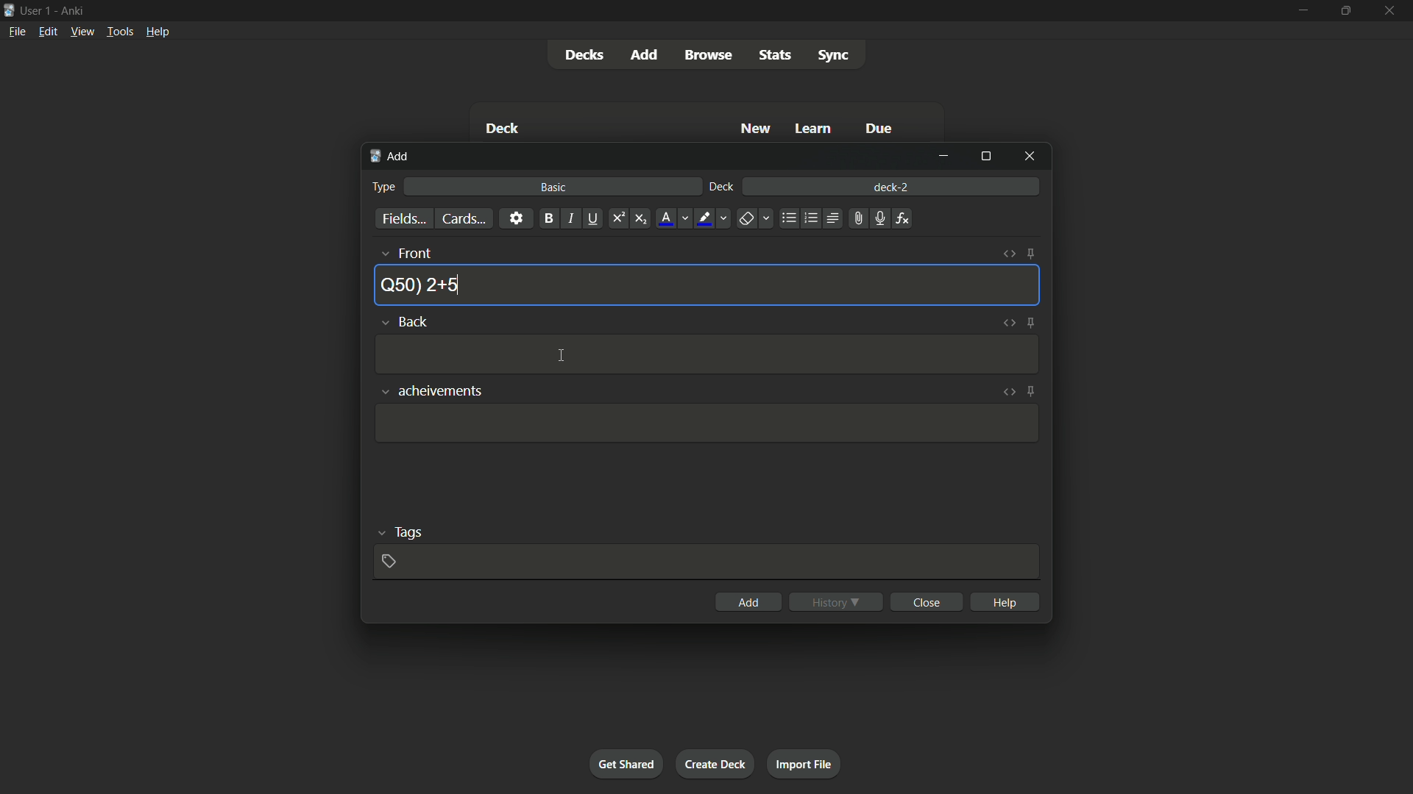  Describe the element at coordinates (926, 601) in the screenshot. I see `close` at that location.